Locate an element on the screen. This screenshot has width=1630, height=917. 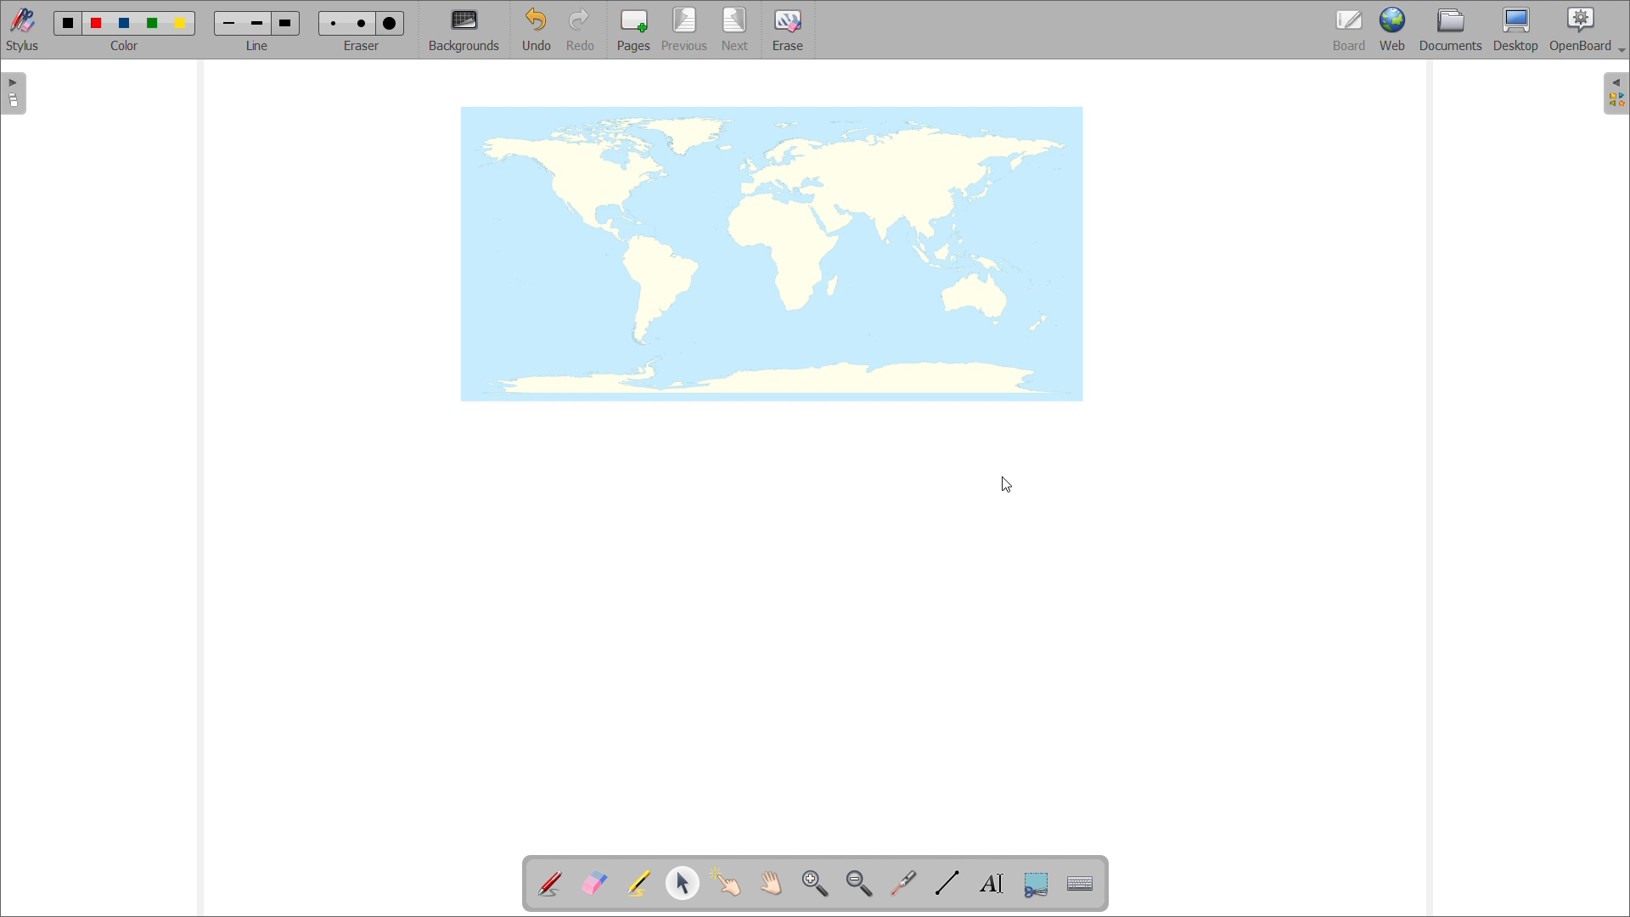
desktop is located at coordinates (1516, 31).